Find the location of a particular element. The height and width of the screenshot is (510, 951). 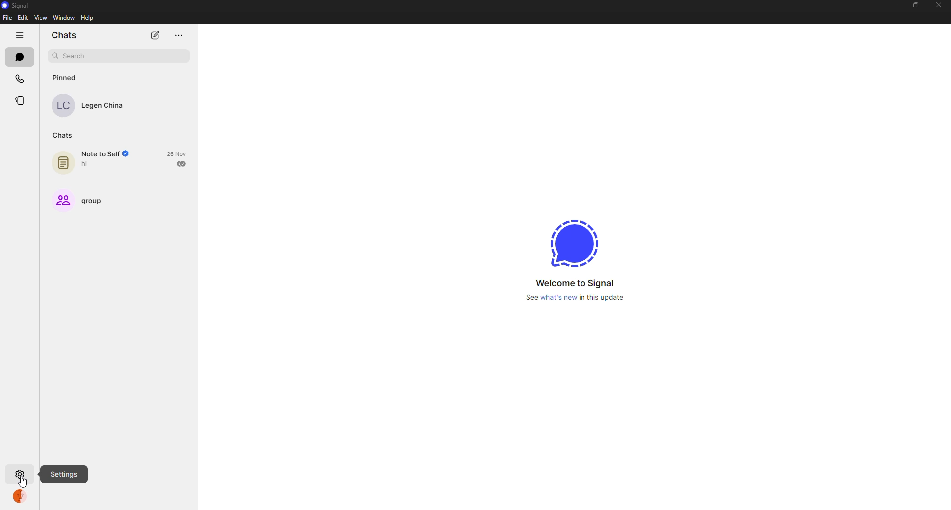

chats is located at coordinates (61, 136).